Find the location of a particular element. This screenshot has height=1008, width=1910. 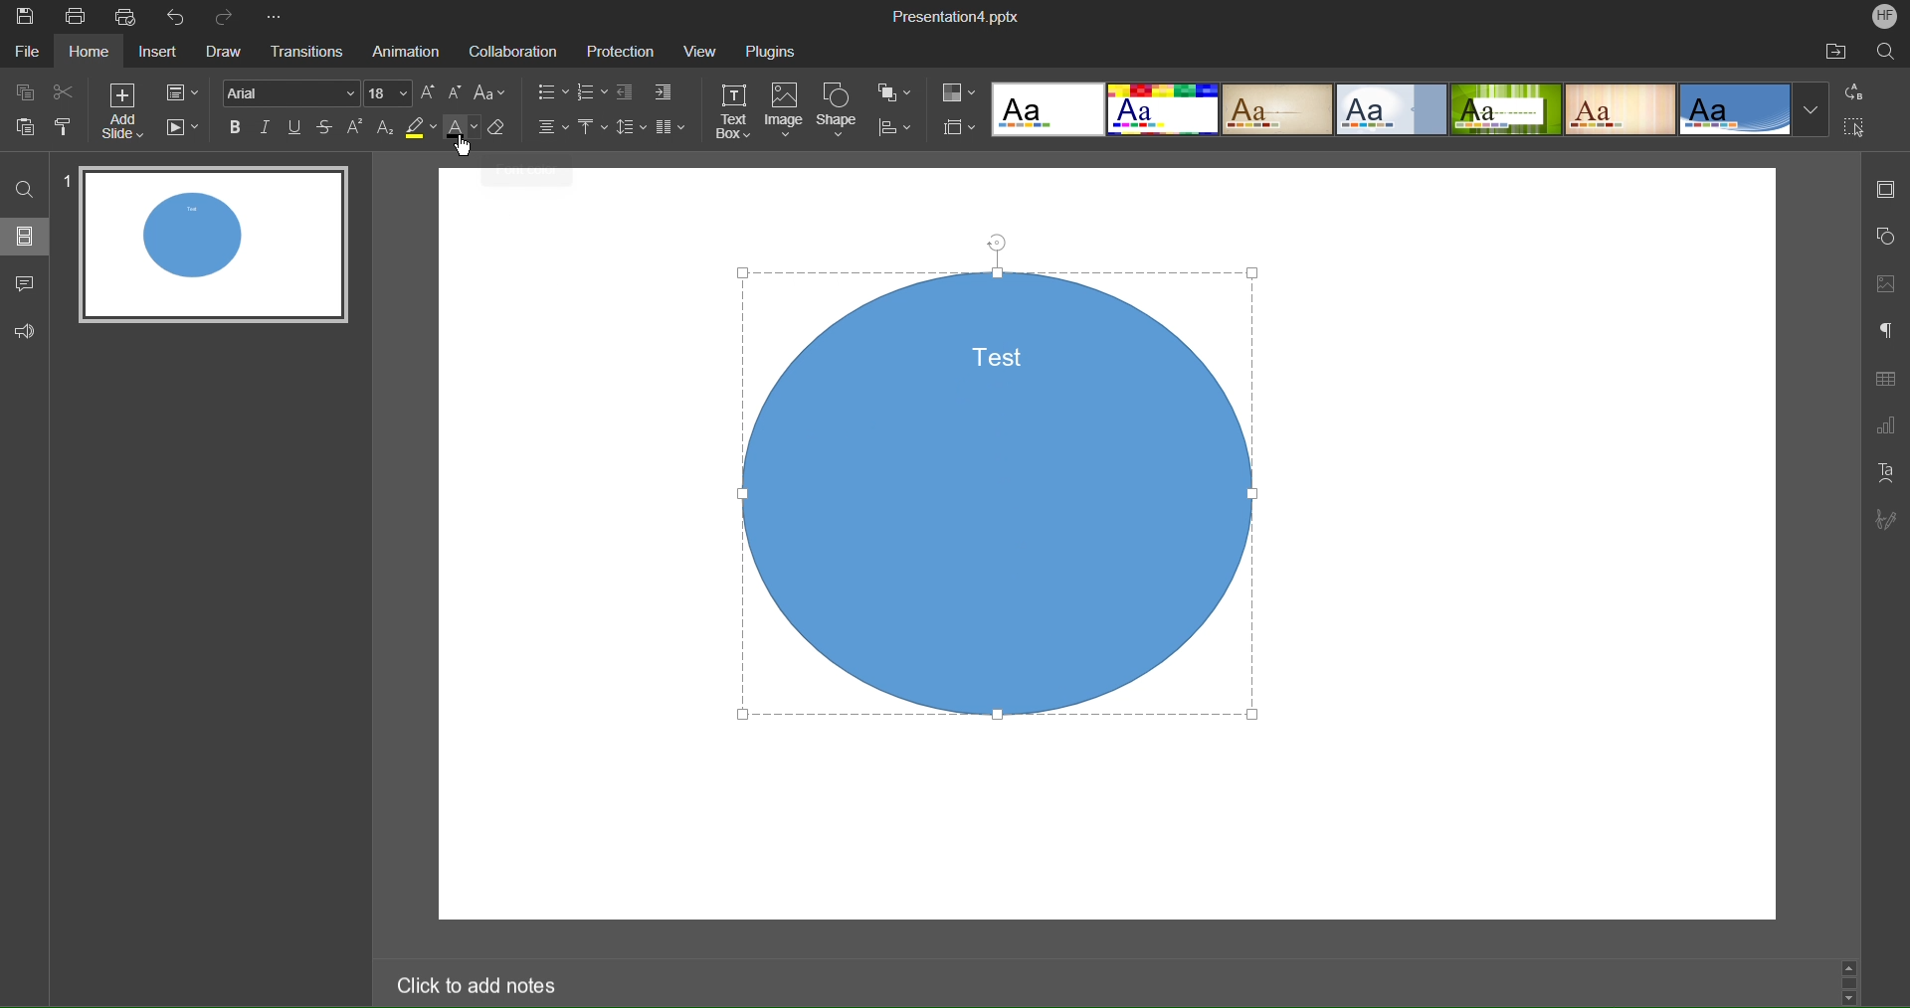

Comments is located at coordinates (30, 284).